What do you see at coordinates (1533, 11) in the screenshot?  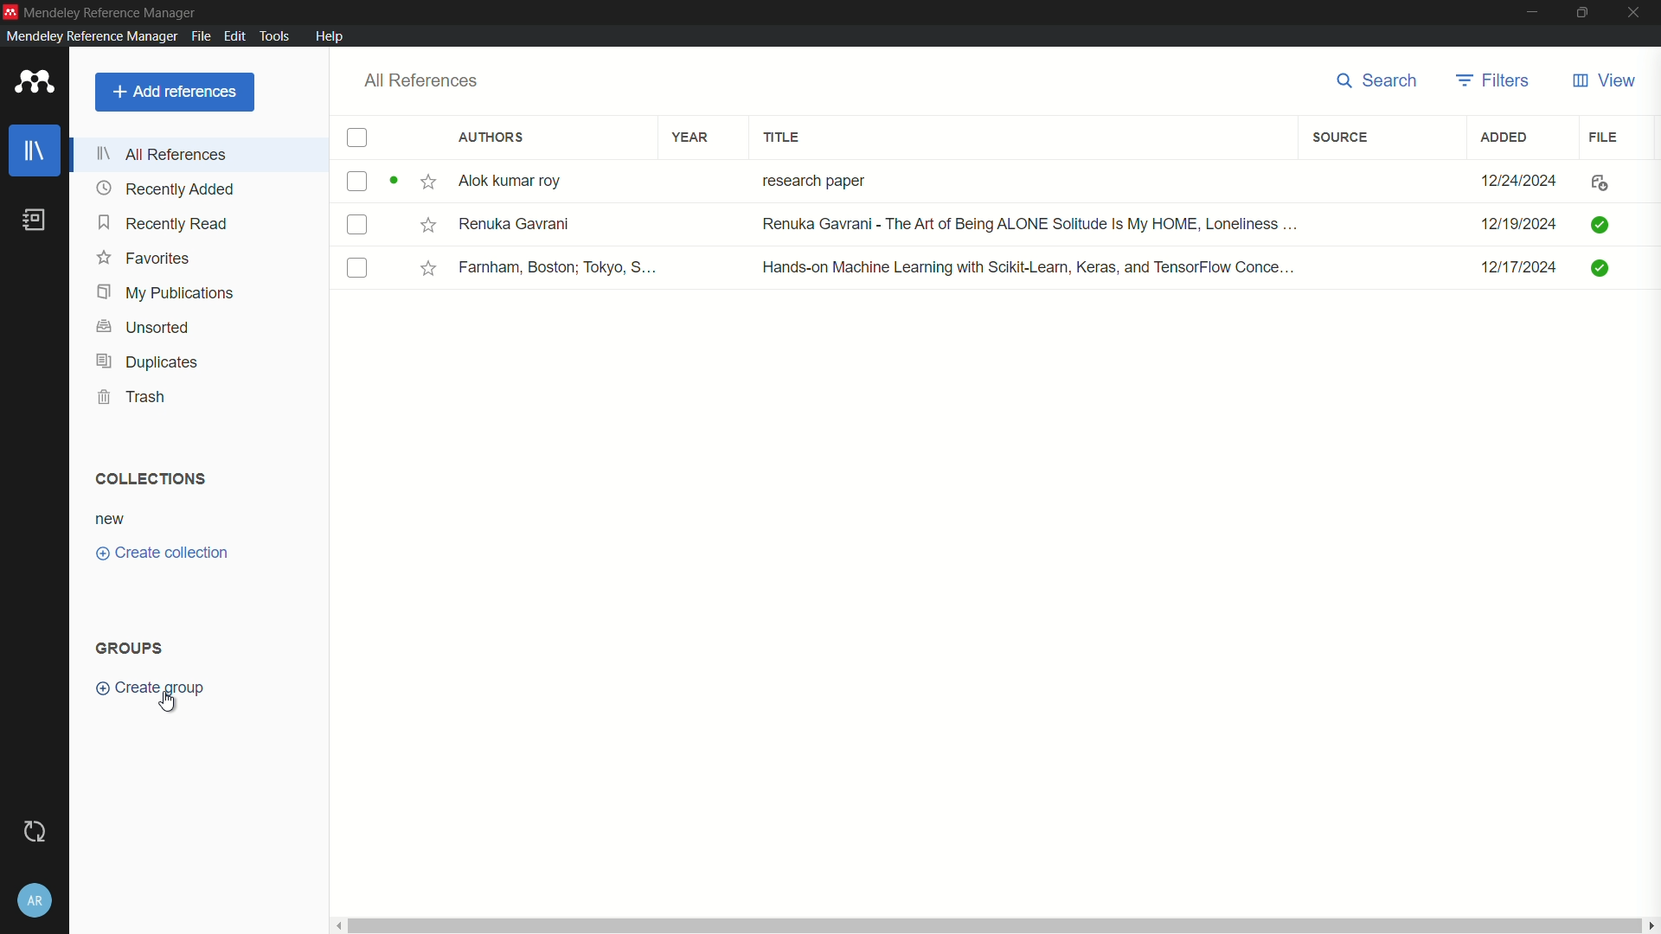 I see `minimize` at bounding box center [1533, 11].